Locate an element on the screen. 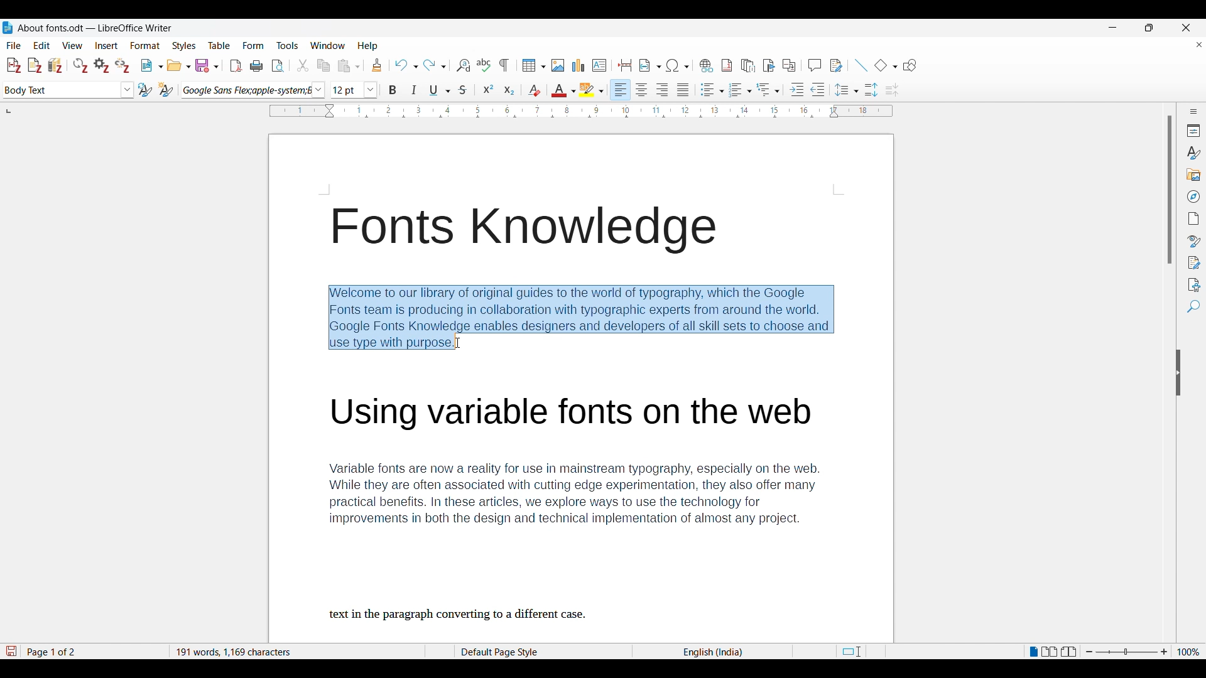 The height and width of the screenshot is (678, 1206). Close interface is located at coordinates (1186, 28).